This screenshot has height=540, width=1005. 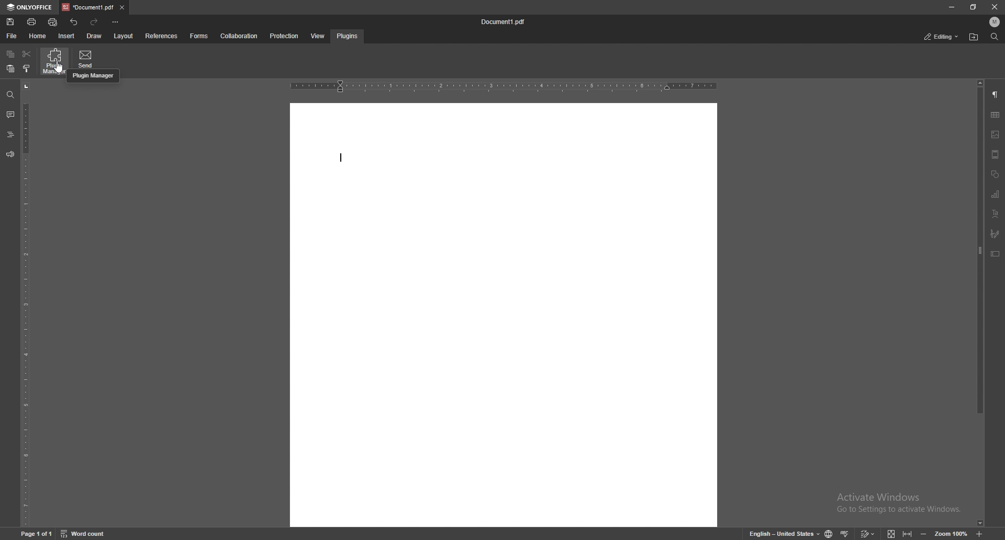 I want to click on locate file, so click(x=973, y=37).